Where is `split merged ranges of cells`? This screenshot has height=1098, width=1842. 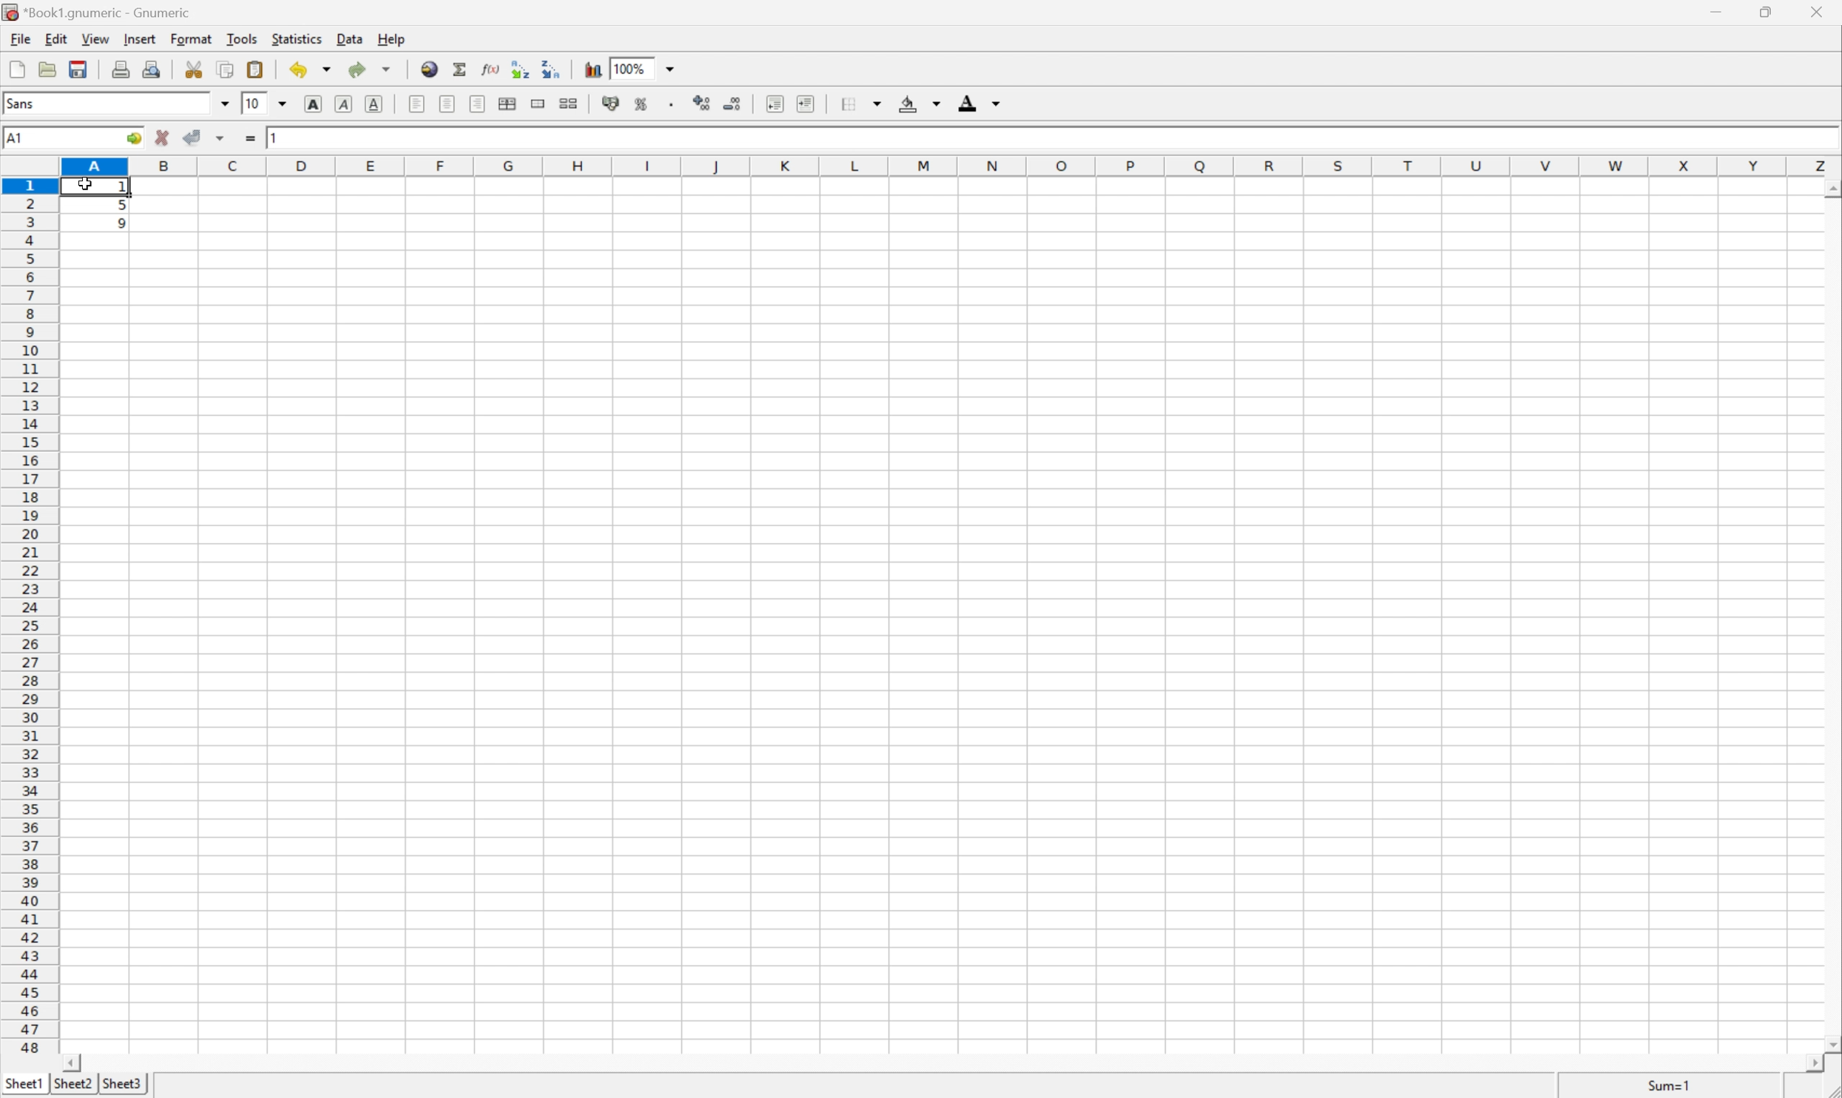
split merged ranges of cells is located at coordinates (571, 102).